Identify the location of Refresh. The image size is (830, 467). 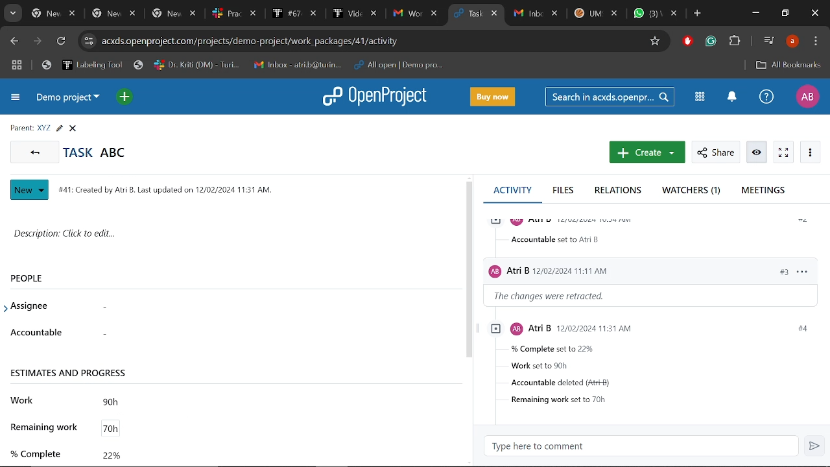
(60, 42).